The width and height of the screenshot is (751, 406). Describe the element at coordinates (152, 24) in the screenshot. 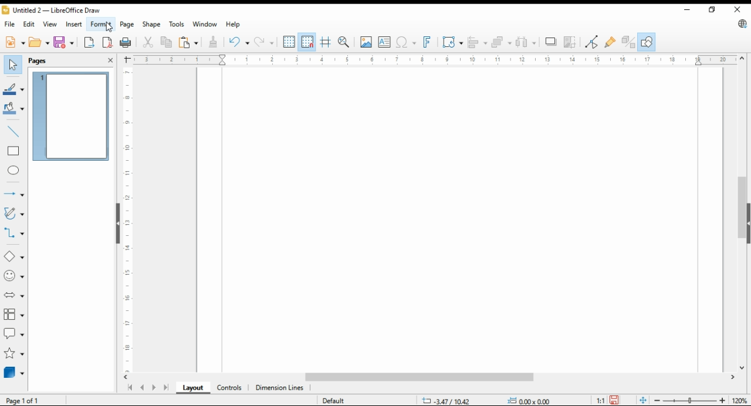

I see `shape` at that location.